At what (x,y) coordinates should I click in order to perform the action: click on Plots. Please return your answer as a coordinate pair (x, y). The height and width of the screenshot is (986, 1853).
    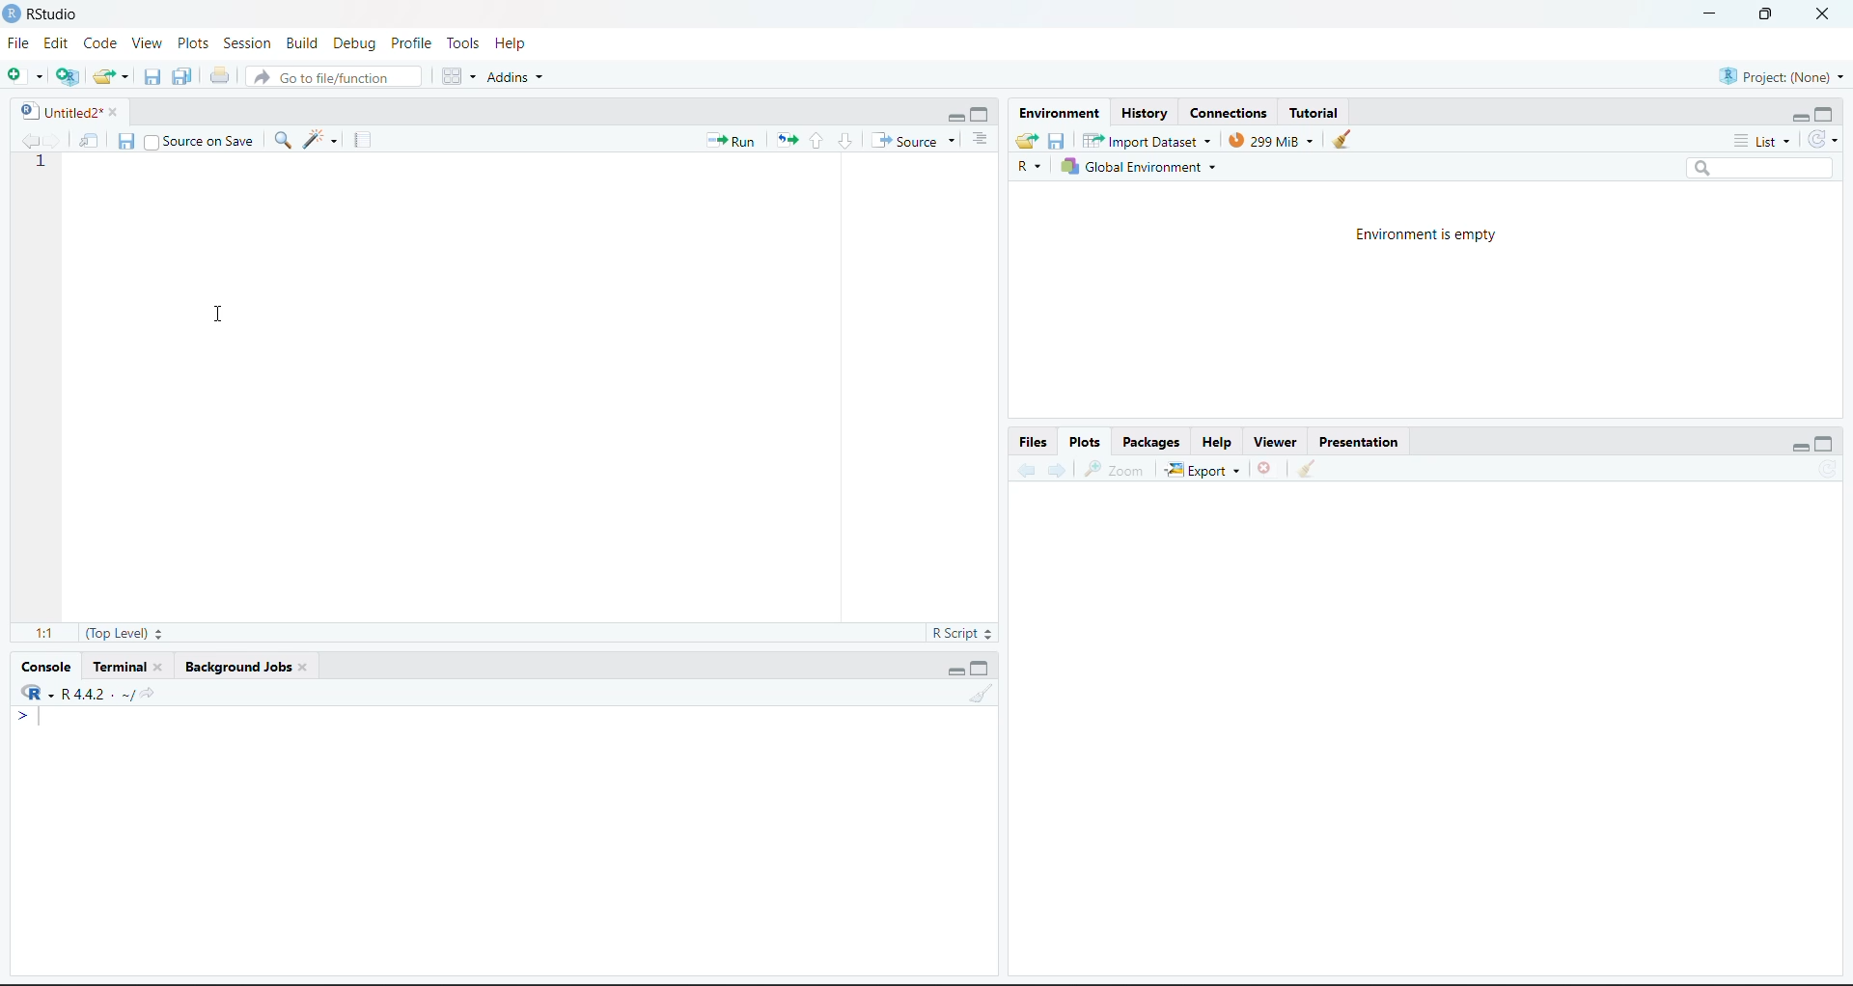
    Looking at the image, I should click on (192, 42).